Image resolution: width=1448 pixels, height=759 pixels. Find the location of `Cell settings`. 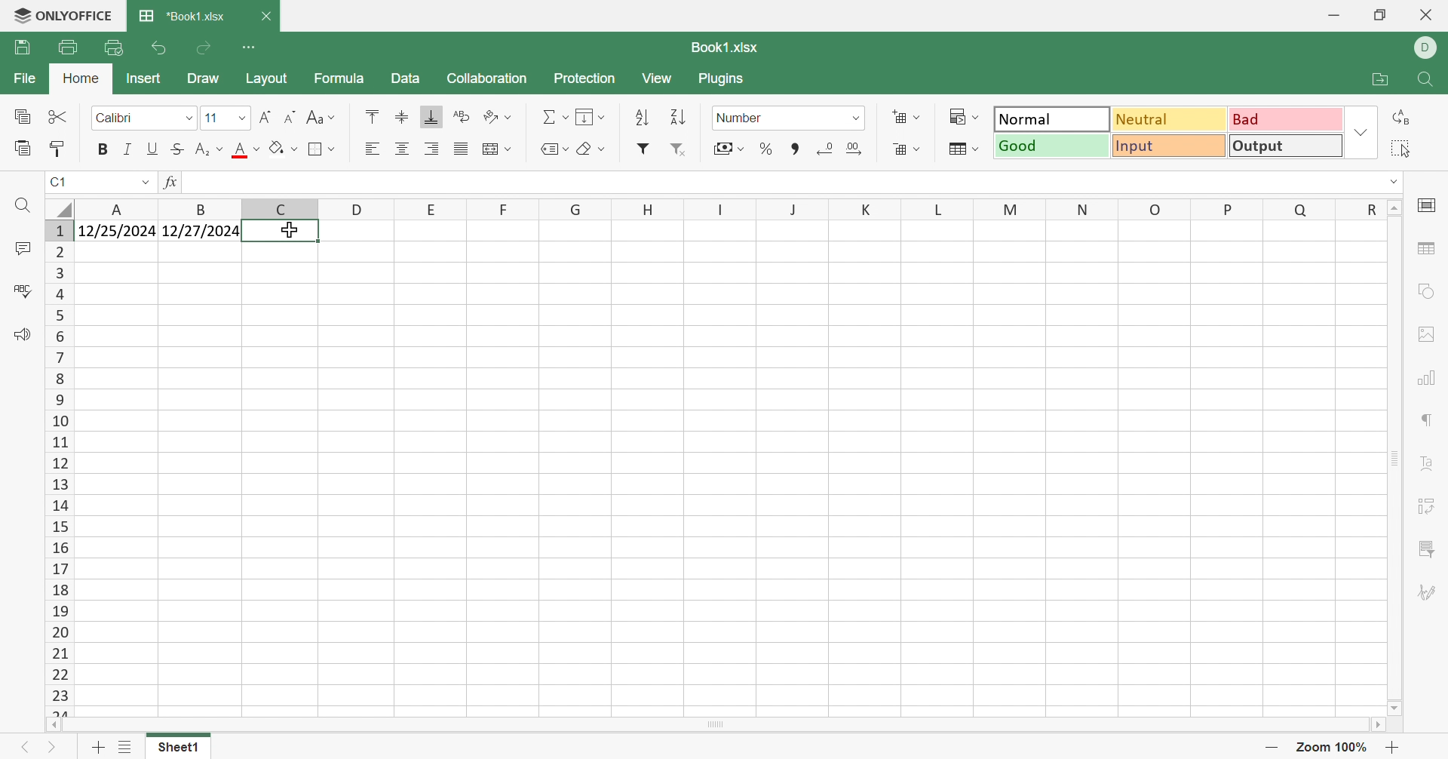

Cell settings is located at coordinates (1428, 209).